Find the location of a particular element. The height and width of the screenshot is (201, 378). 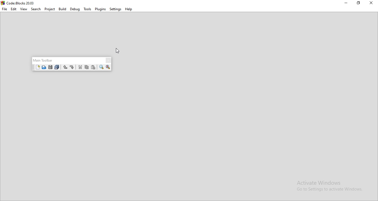

Maximize is located at coordinates (359, 3).